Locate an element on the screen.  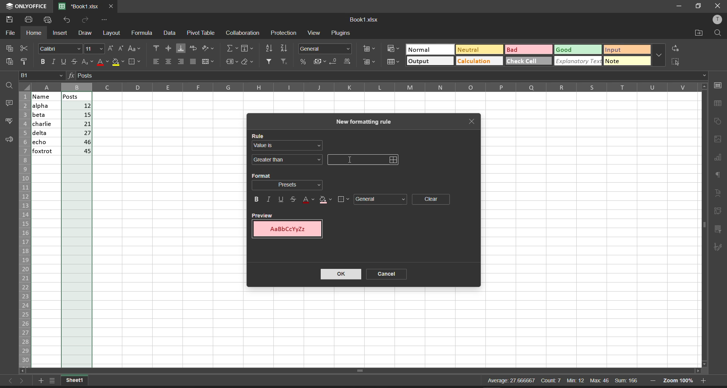
clear is located at coordinates (248, 61).